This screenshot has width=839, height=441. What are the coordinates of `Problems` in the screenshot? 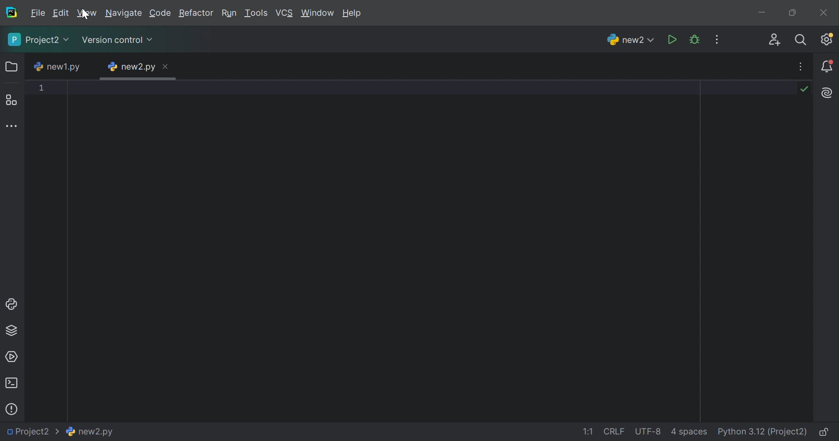 It's located at (13, 409).